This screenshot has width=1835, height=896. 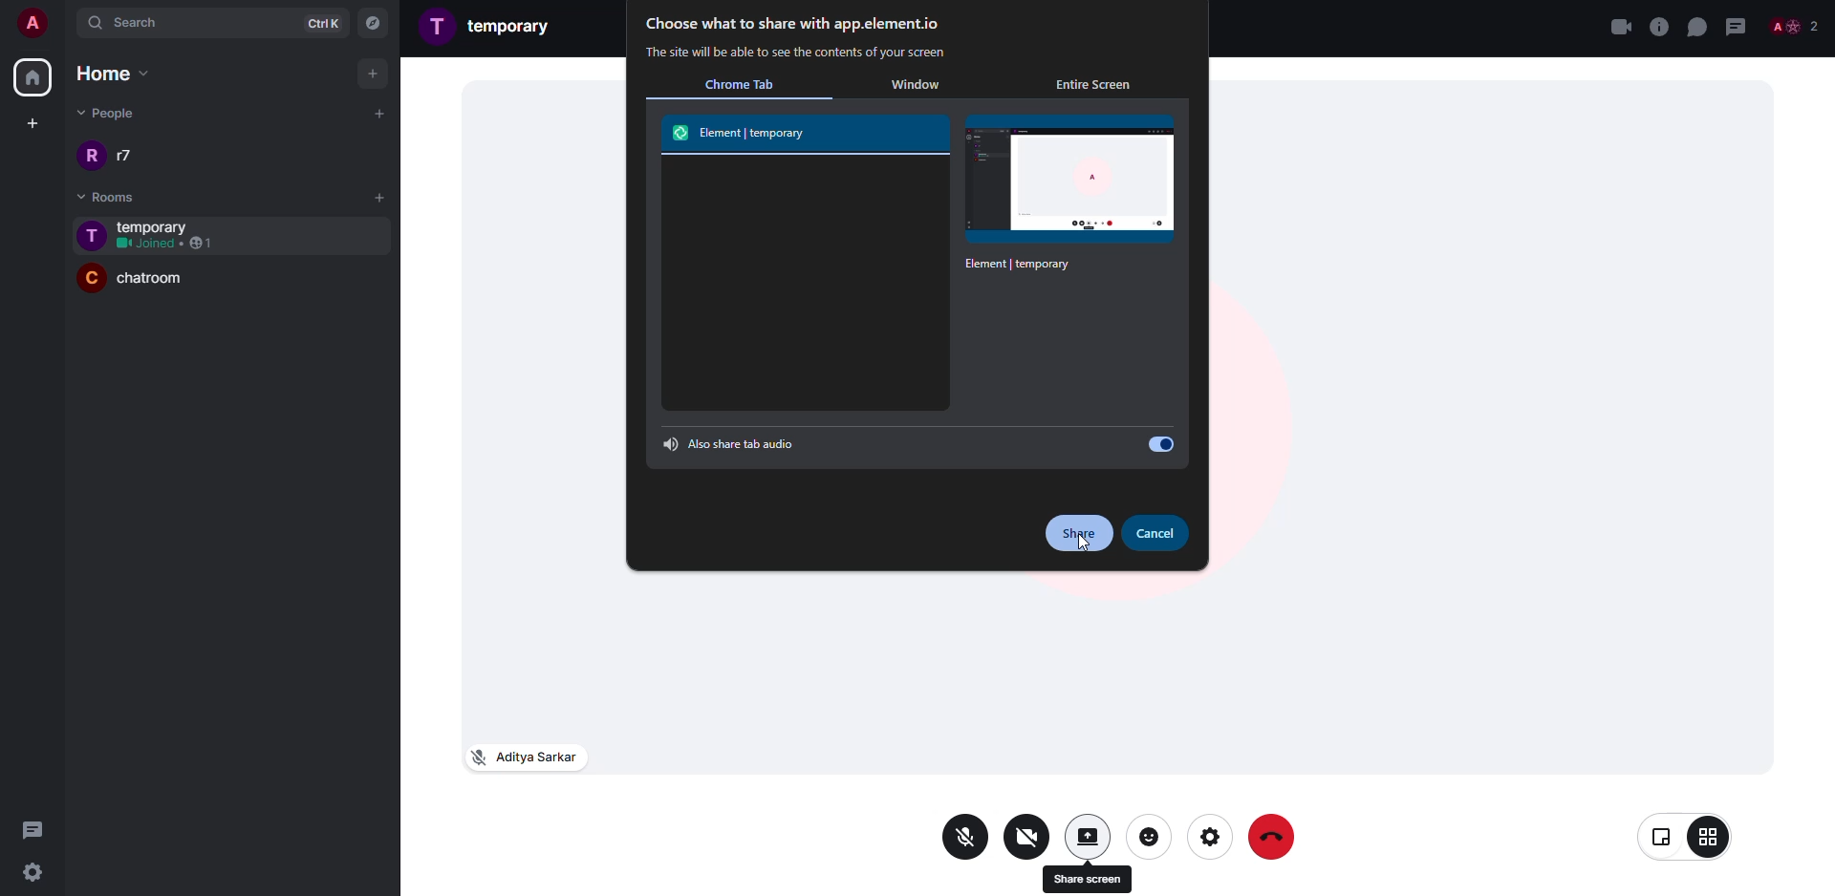 I want to click on reaction, so click(x=1150, y=835).